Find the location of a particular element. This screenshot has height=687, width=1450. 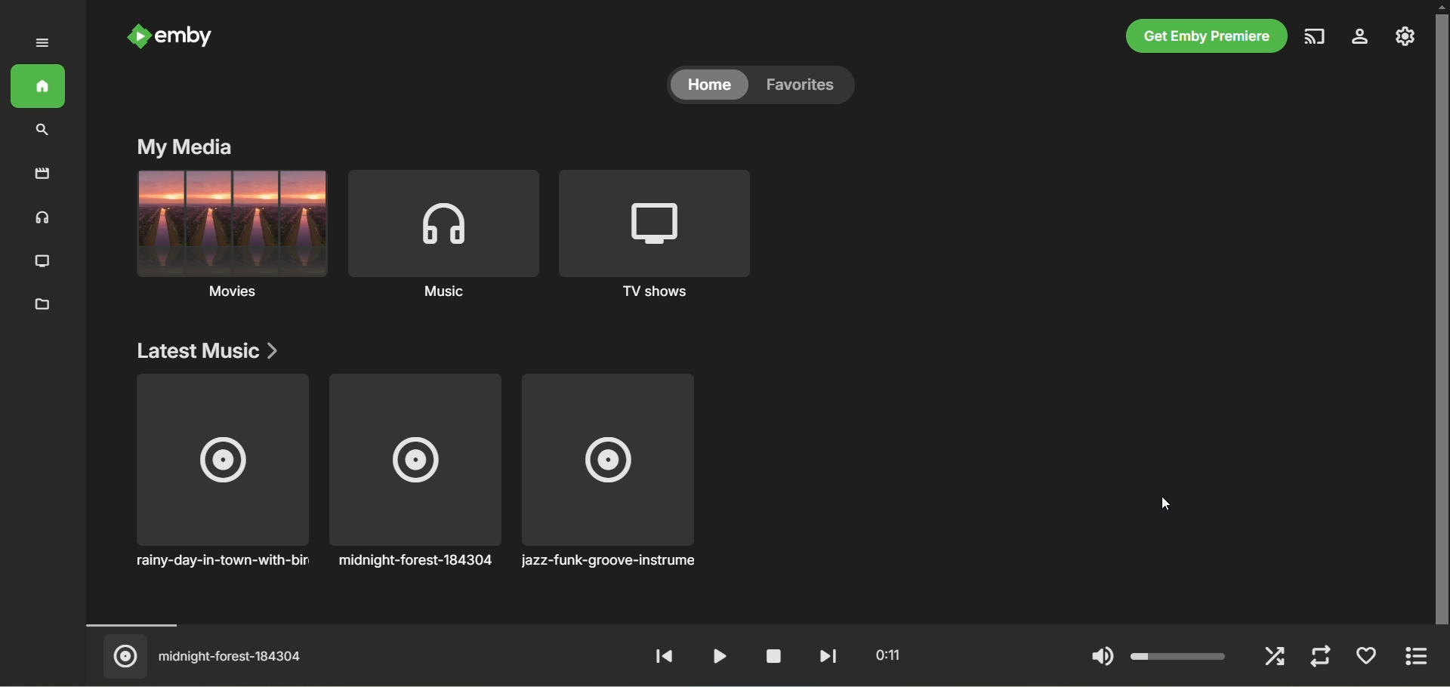

get emby premiere is located at coordinates (1205, 37).